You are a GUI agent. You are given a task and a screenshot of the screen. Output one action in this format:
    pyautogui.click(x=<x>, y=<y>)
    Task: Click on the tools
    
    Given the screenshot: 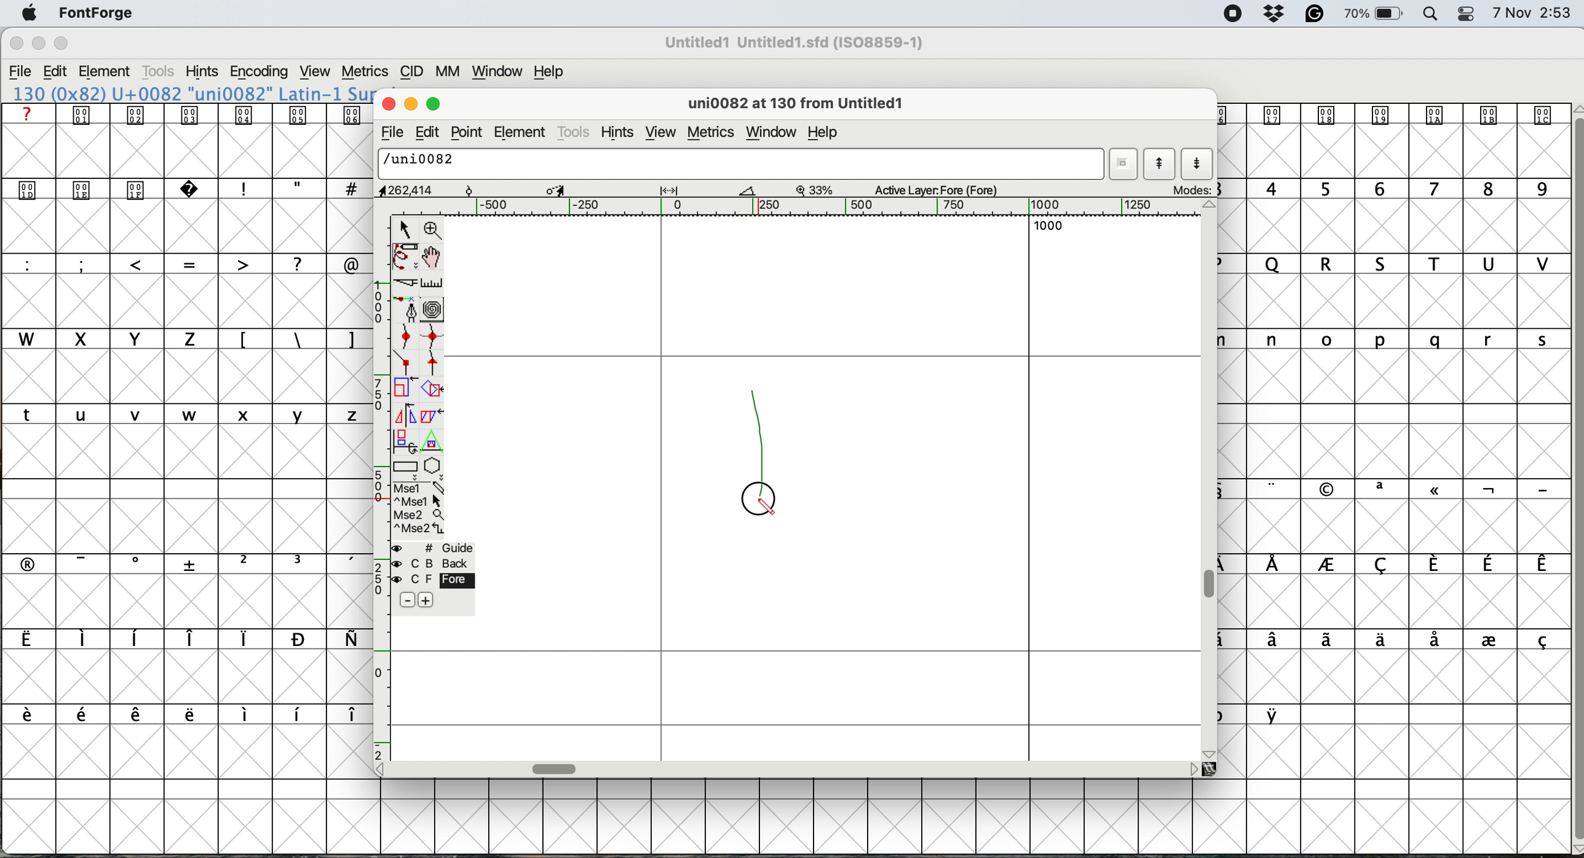 What is the action you would take?
    pyautogui.click(x=160, y=71)
    